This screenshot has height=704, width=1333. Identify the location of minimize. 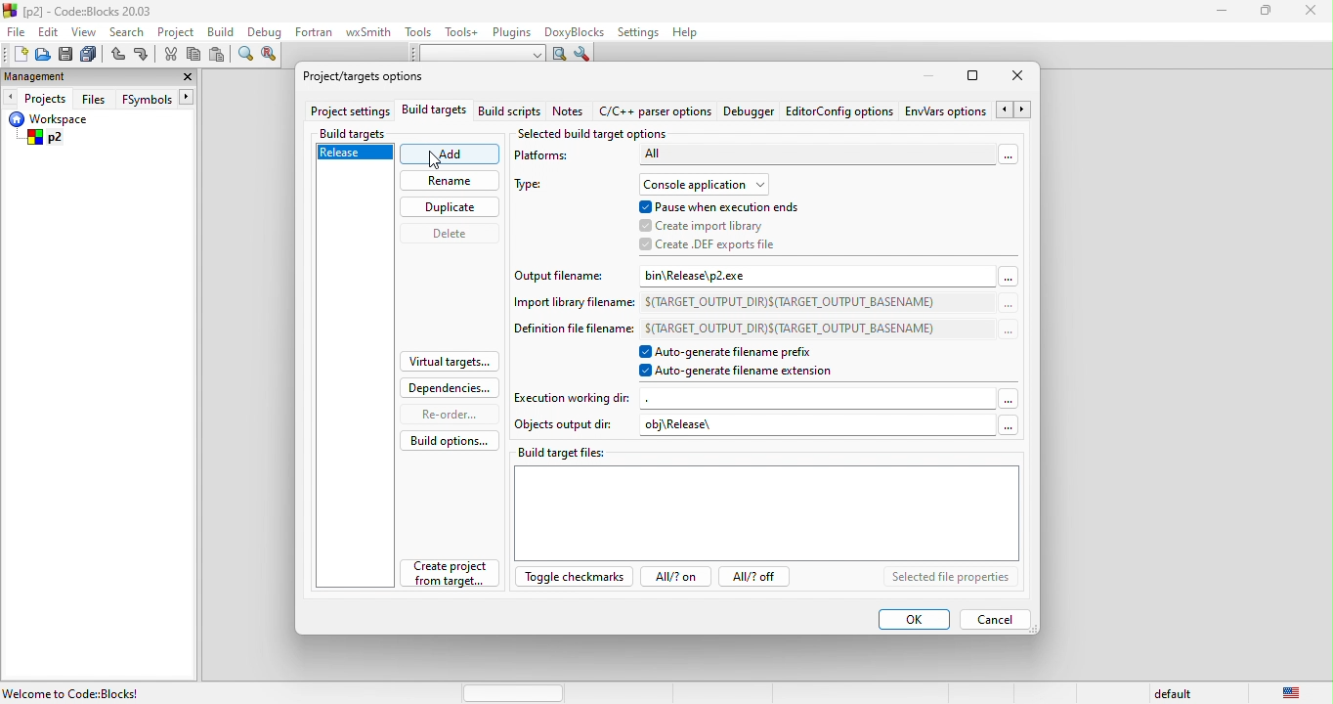
(928, 76).